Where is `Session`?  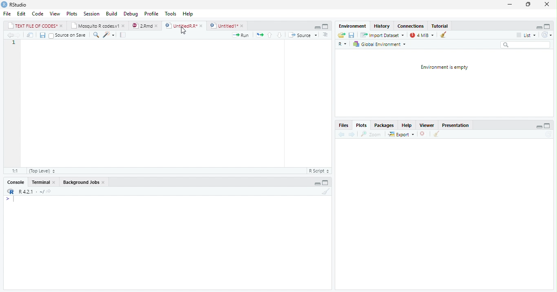 Session is located at coordinates (92, 15).